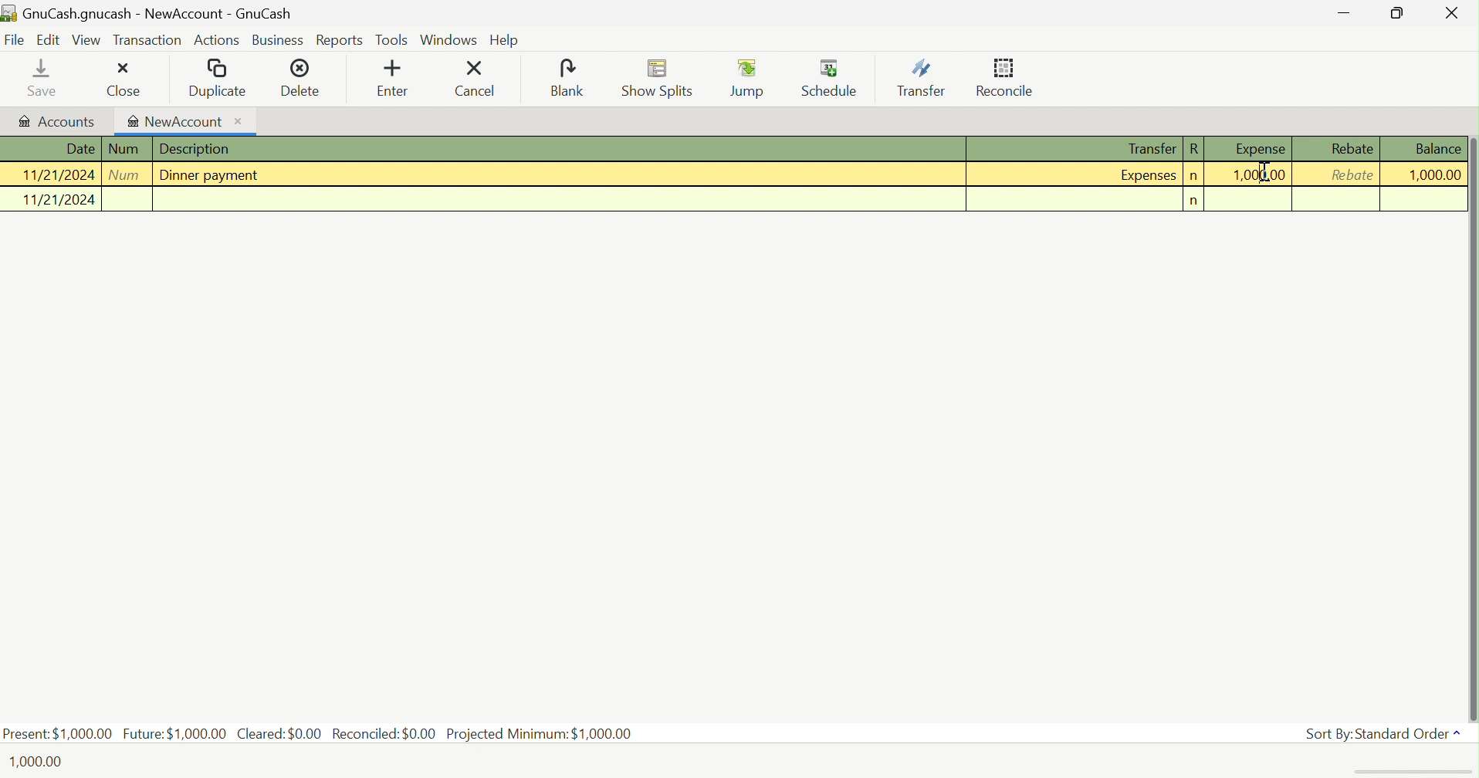  What do you see at coordinates (147, 39) in the screenshot?
I see `Transaction` at bounding box center [147, 39].